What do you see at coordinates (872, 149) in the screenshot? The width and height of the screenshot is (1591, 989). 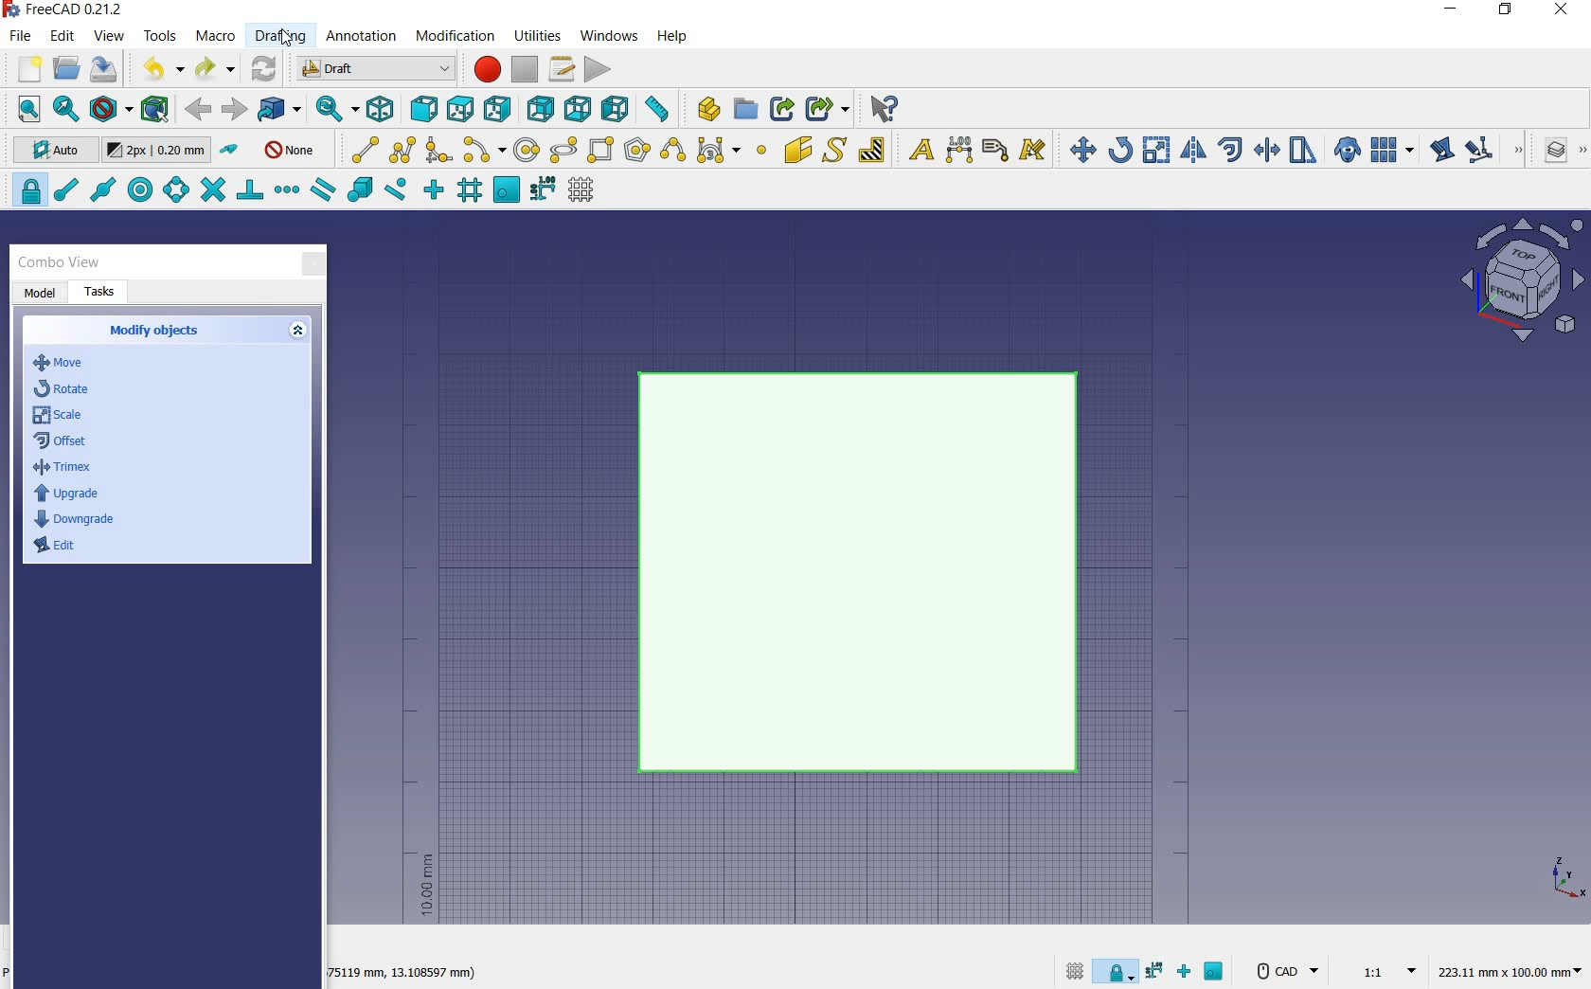 I see `hatch` at bounding box center [872, 149].